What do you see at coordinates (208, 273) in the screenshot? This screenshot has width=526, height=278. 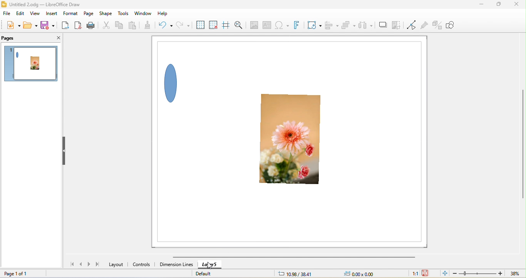 I see `default` at bounding box center [208, 273].